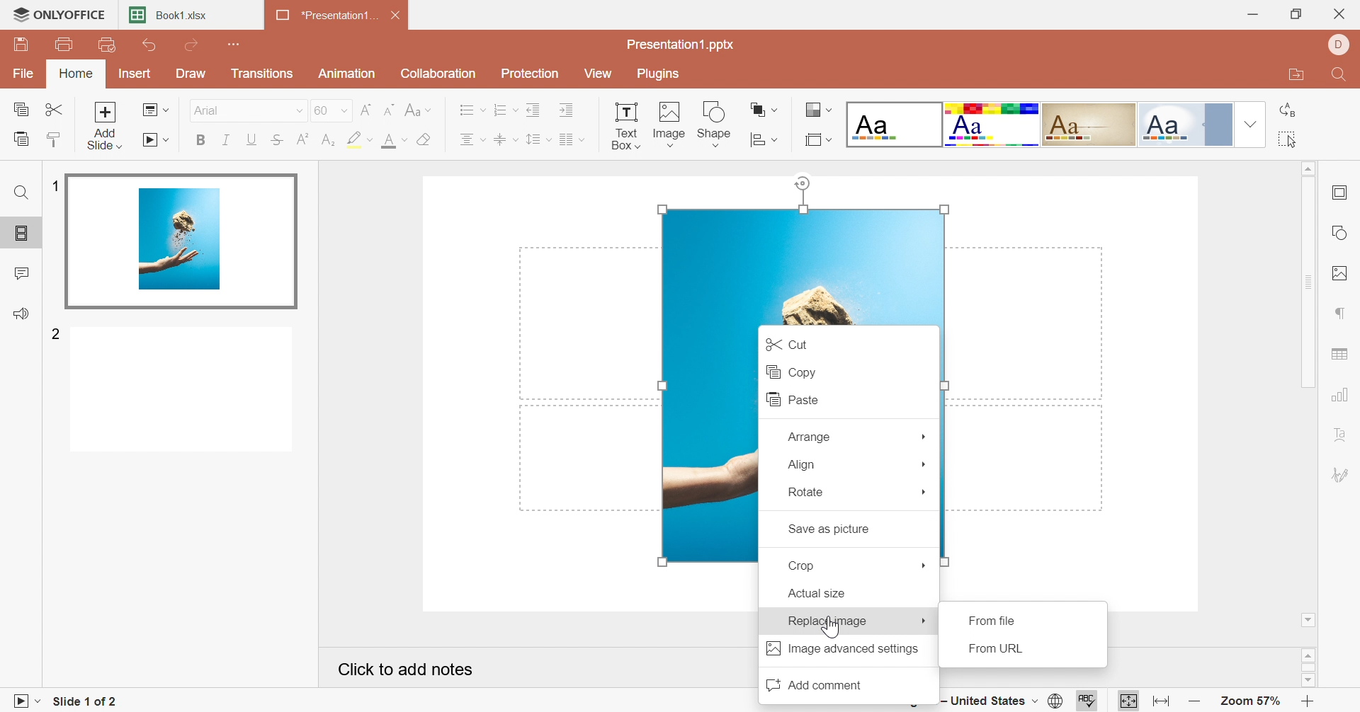  I want to click on Spell checking, so click(1083, 704).